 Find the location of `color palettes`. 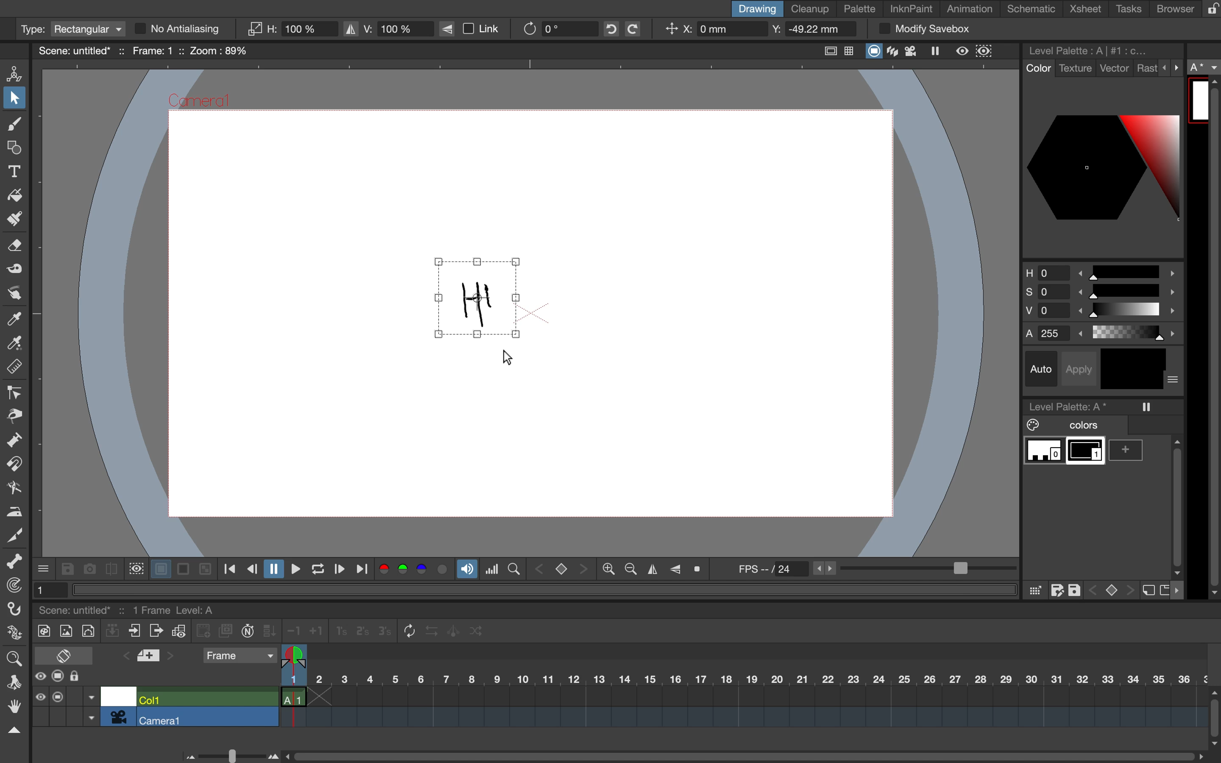

color palettes is located at coordinates (1102, 167).